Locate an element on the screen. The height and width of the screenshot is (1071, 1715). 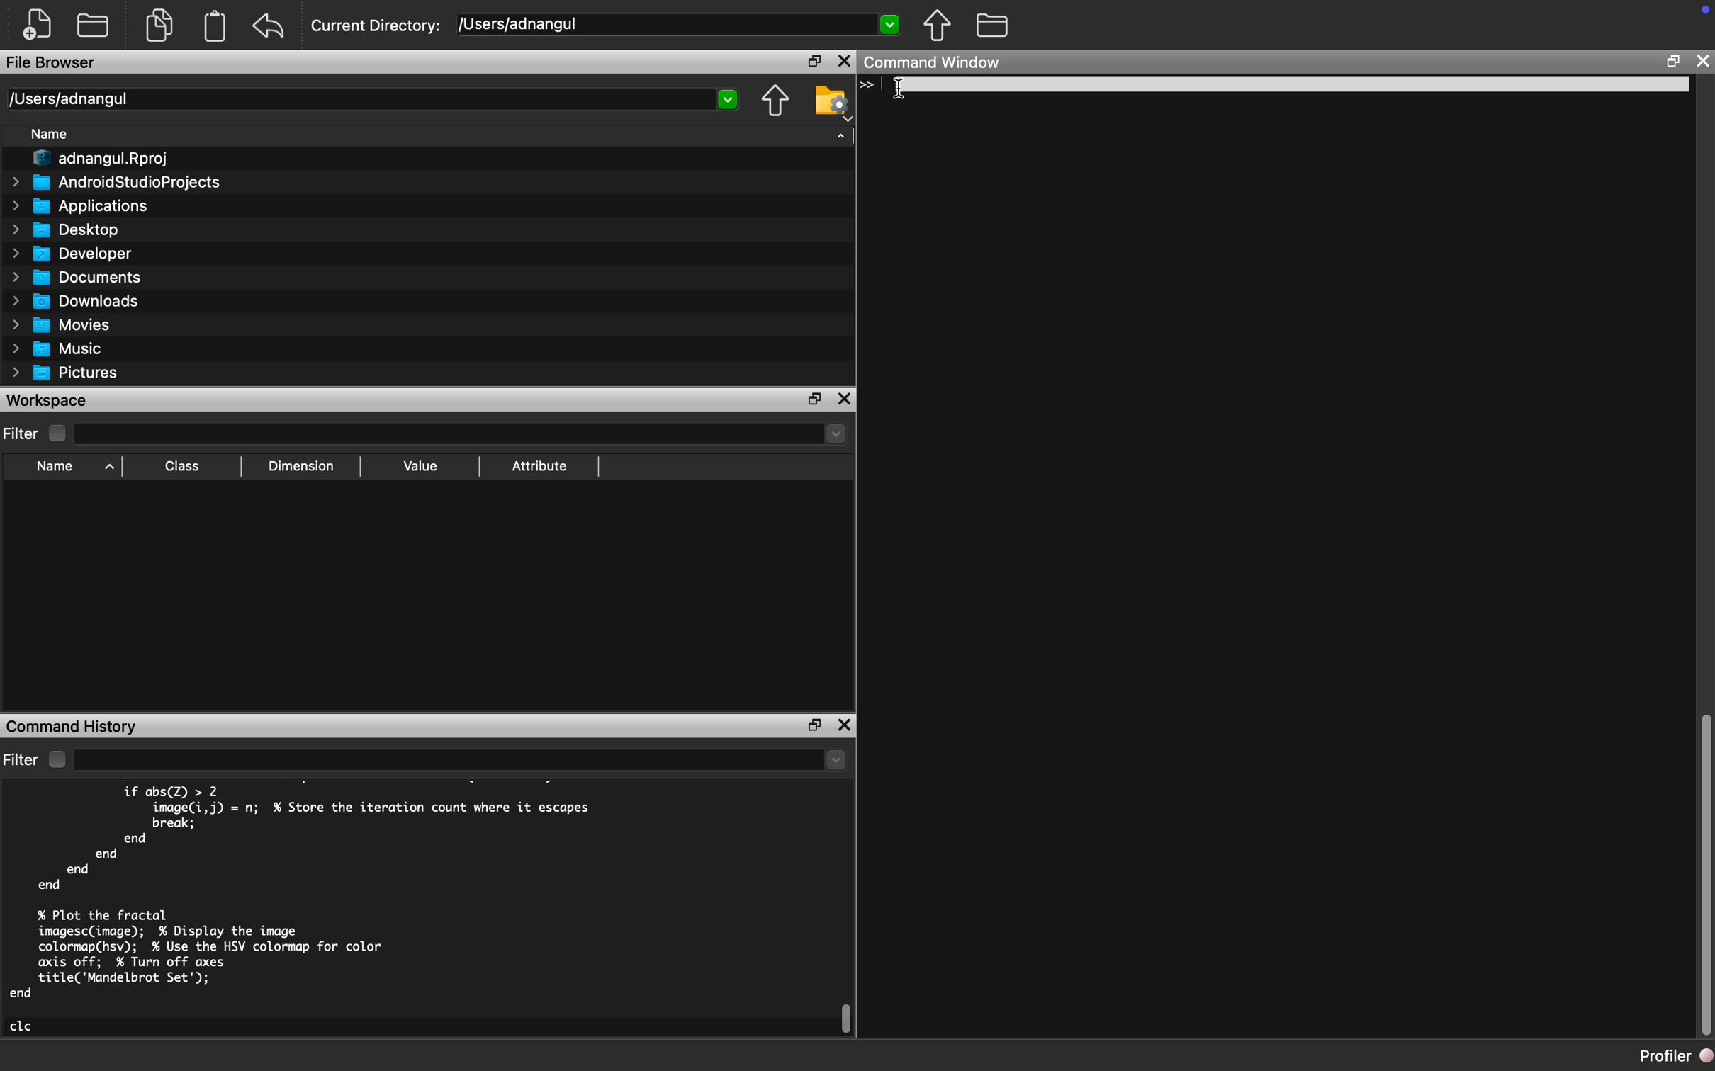
Checkbox is located at coordinates (57, 433).